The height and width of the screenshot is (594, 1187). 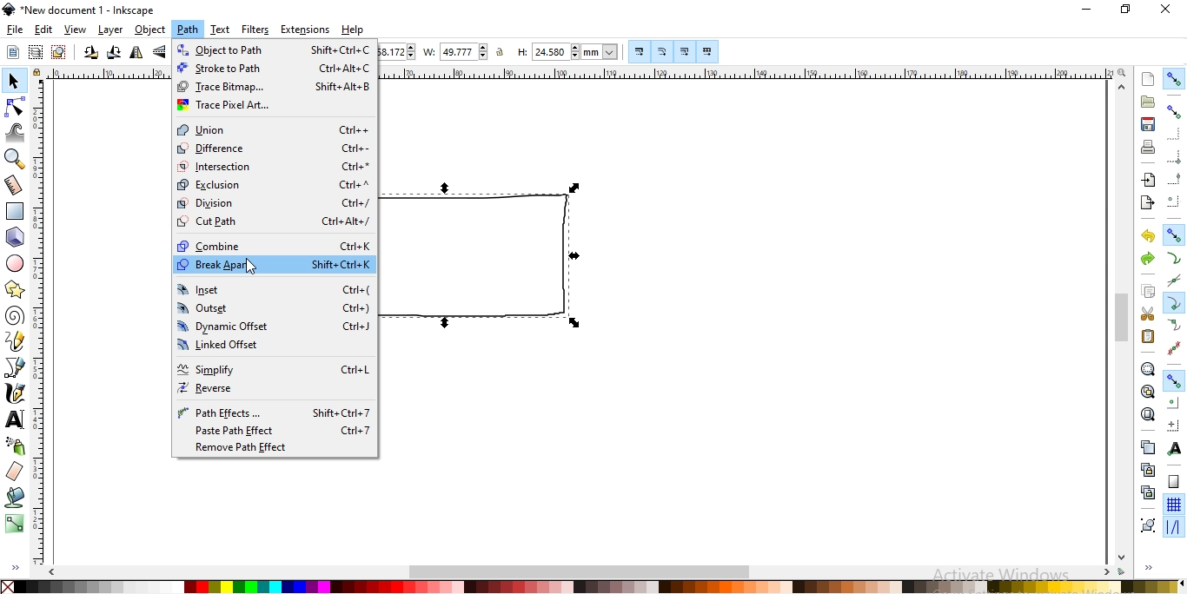 What do you see at coordinates (271, 392) in the screenshot?
I see `verse` at bounding box center [271, 392].